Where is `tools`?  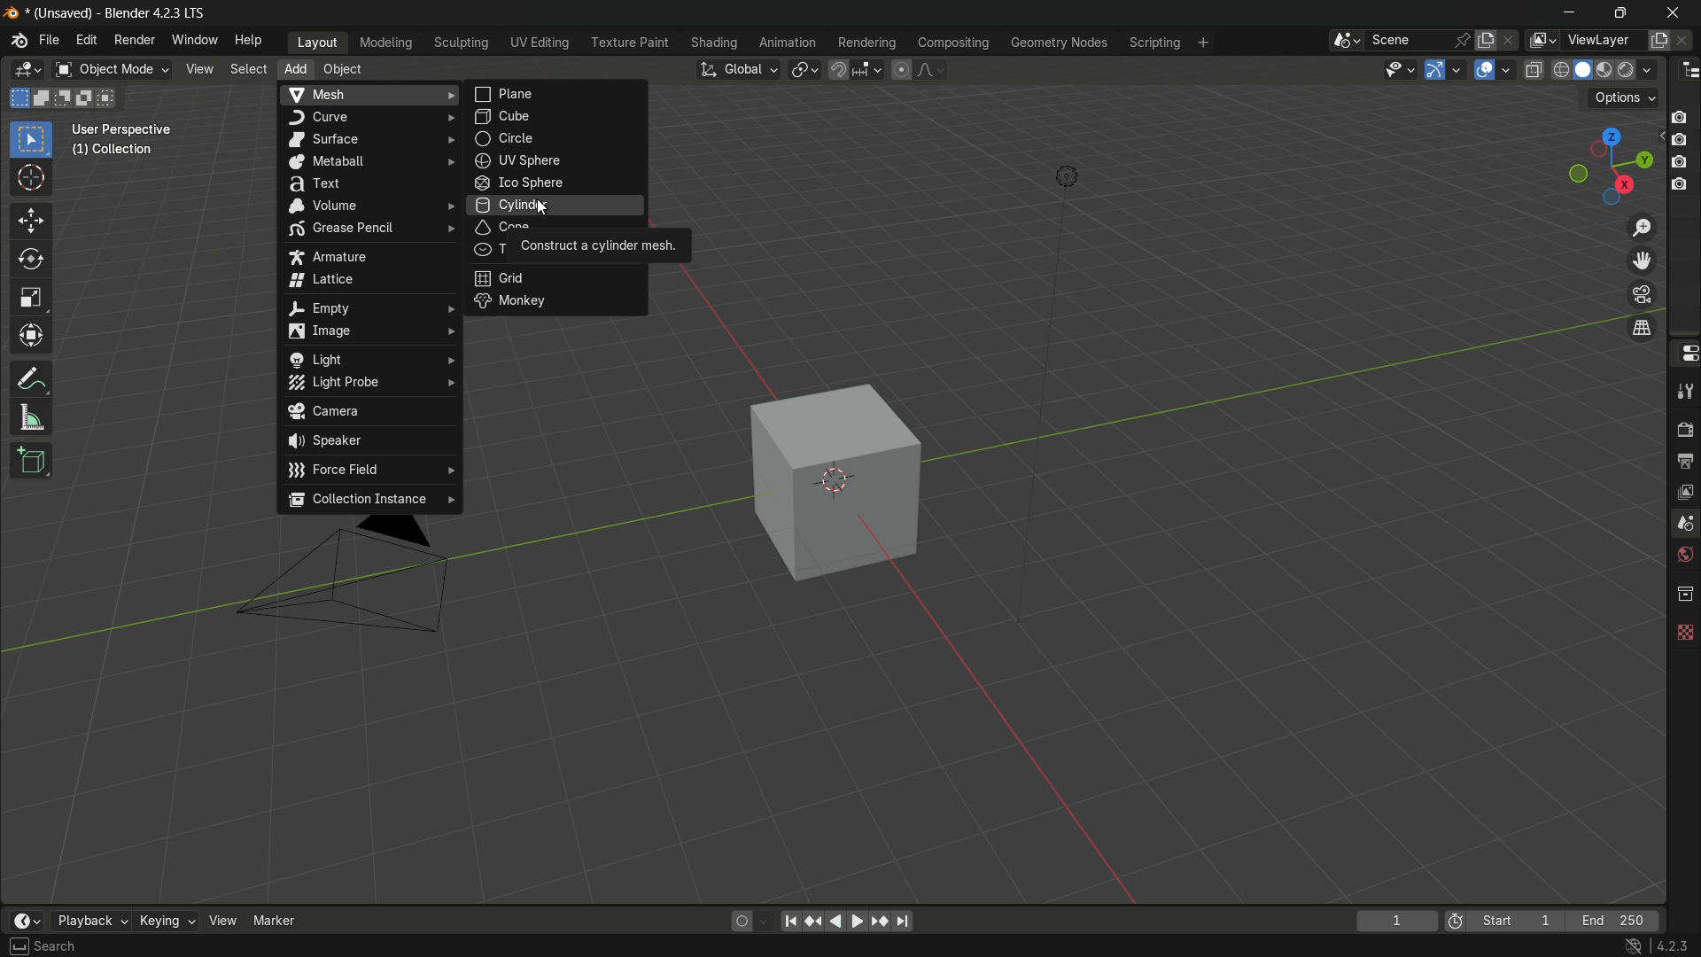 tools is located at coordinates (1683, 388).